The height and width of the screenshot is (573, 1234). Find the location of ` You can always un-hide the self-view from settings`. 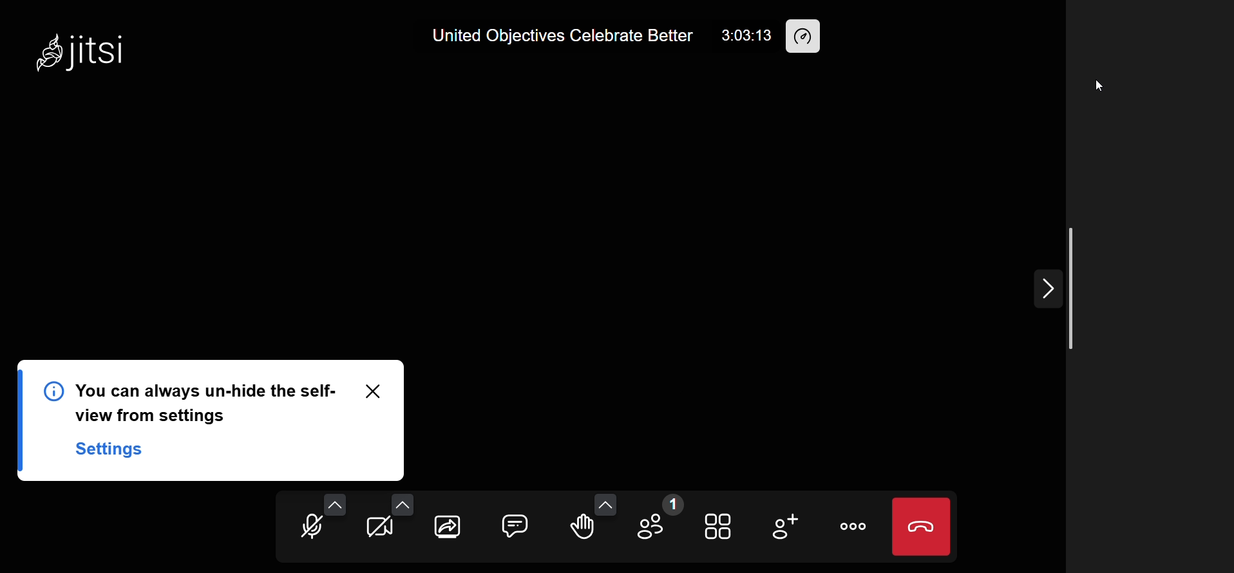

 You can always un-hide the self-view from settings is located at coordinates (191, 402).